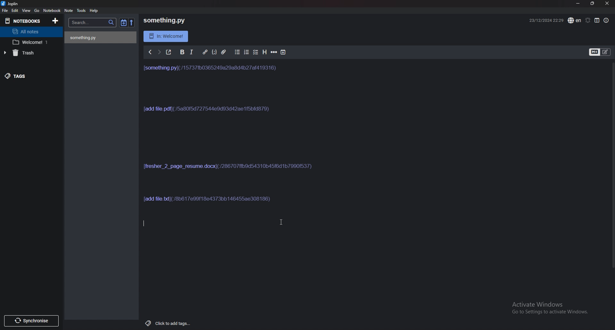  I want to click on close, so click(607, 3).